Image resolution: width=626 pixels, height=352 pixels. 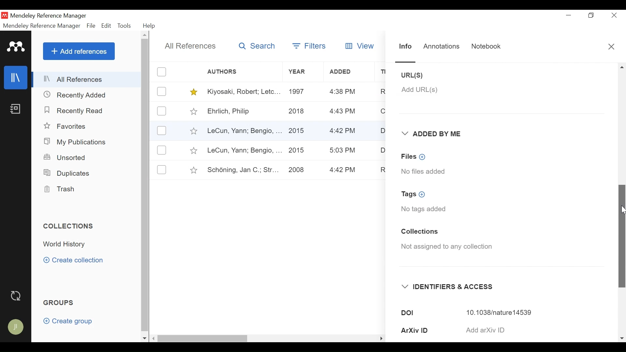 I want to click on Groups, so click(x=60, y=303).